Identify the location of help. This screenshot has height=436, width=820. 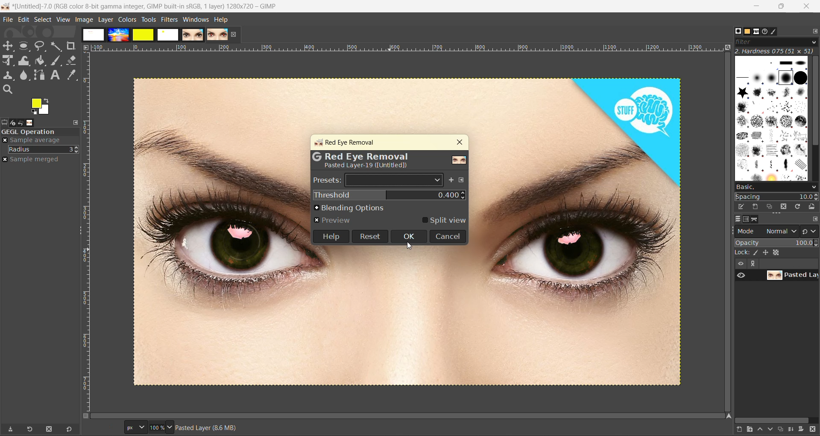
(222, 20).